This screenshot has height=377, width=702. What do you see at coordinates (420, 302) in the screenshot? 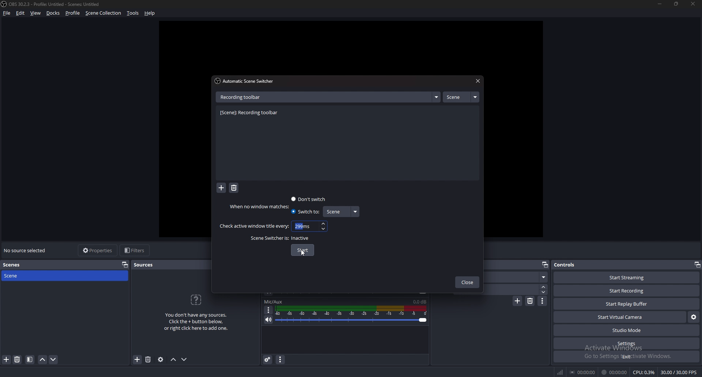
I see `volume level` at bounding box center [420, 302].